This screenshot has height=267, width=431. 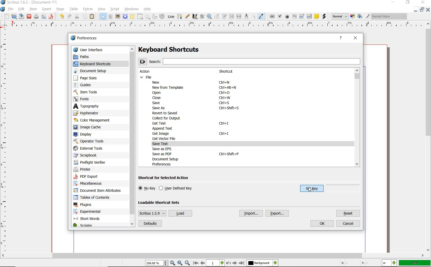 What do you see at coordinates (96, 64) in the screenshot?
I see `keyboard shortcuts` at bounding box center [96, 64].